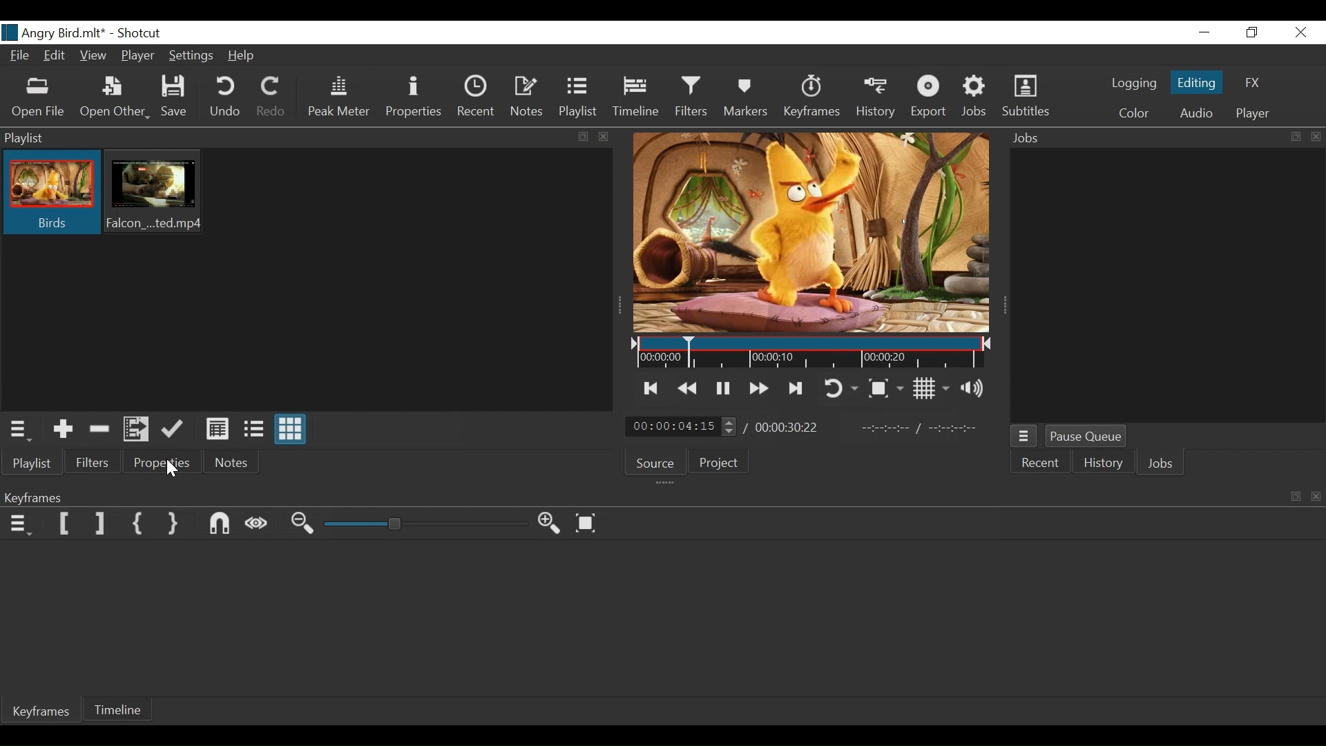 This screenshot has height=746, width=1326. What do you see at coordinates (553, 526) in the screenshot?
I see `Zoom keyframe in` at bounding box center [553, 526].